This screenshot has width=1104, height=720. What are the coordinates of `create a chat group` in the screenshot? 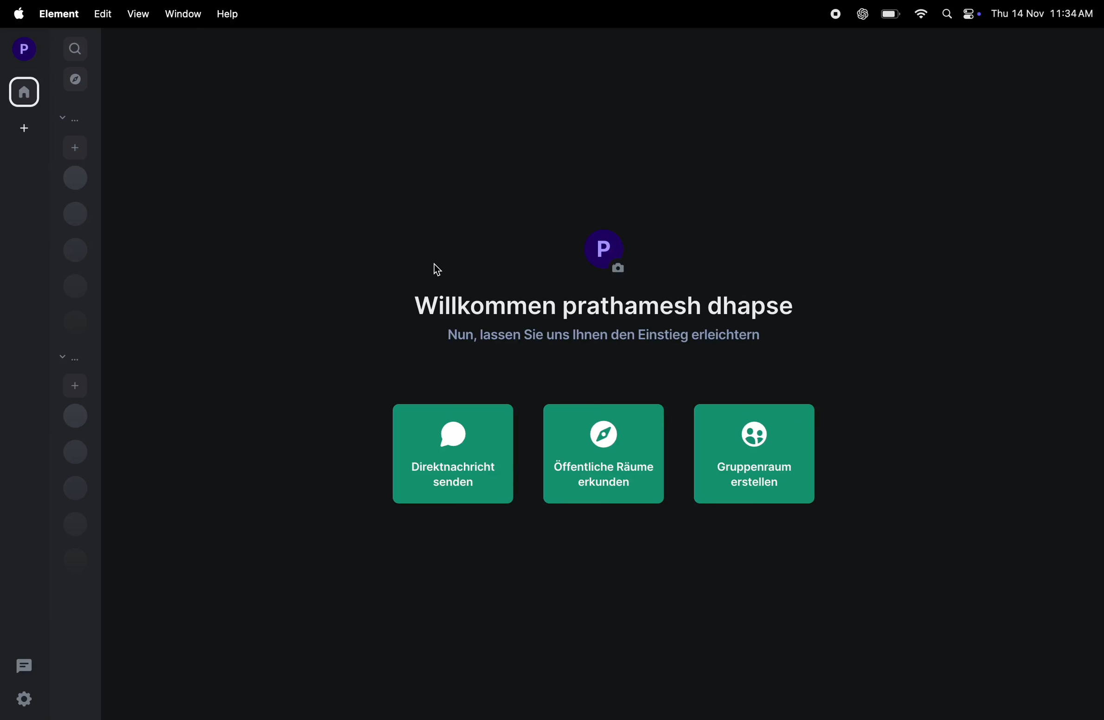 It's located at (758, 457).